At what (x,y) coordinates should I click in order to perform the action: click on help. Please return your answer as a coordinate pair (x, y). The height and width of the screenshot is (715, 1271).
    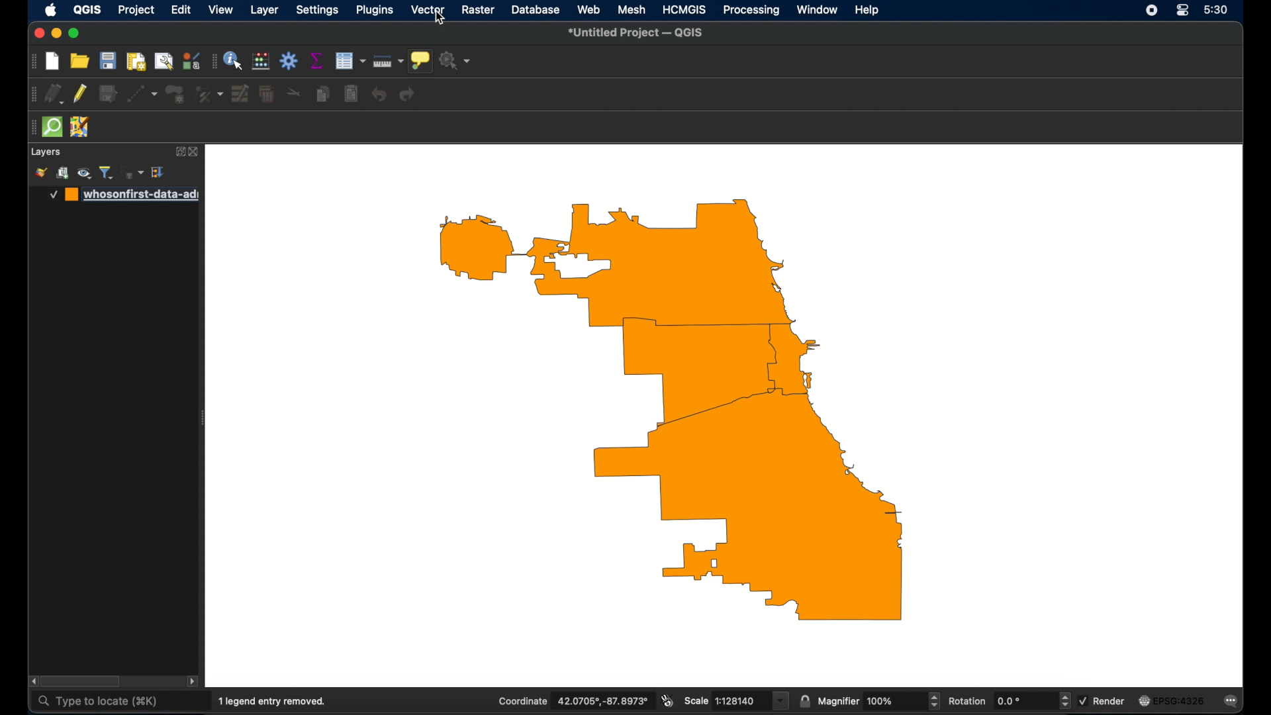
    Looking at the image, I should click on (867, 11).